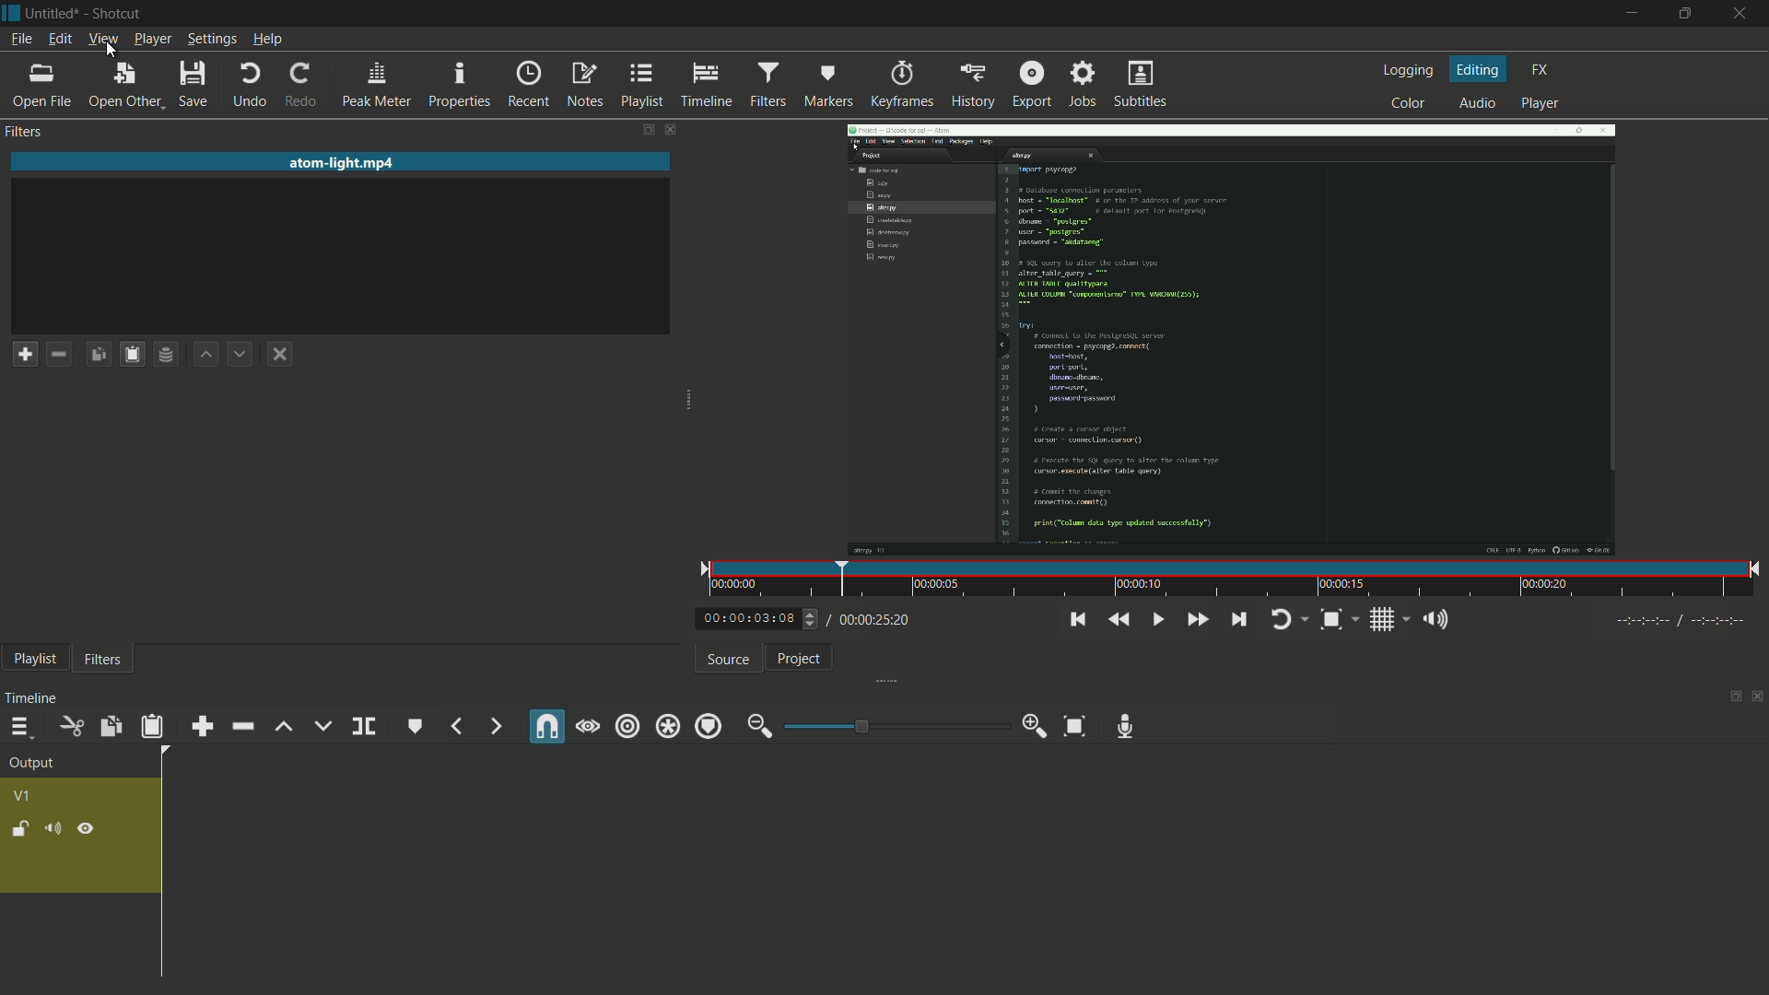 The height and width of the screenshot is (995, 1769). I want to click on overwrite, so click(322, 726).